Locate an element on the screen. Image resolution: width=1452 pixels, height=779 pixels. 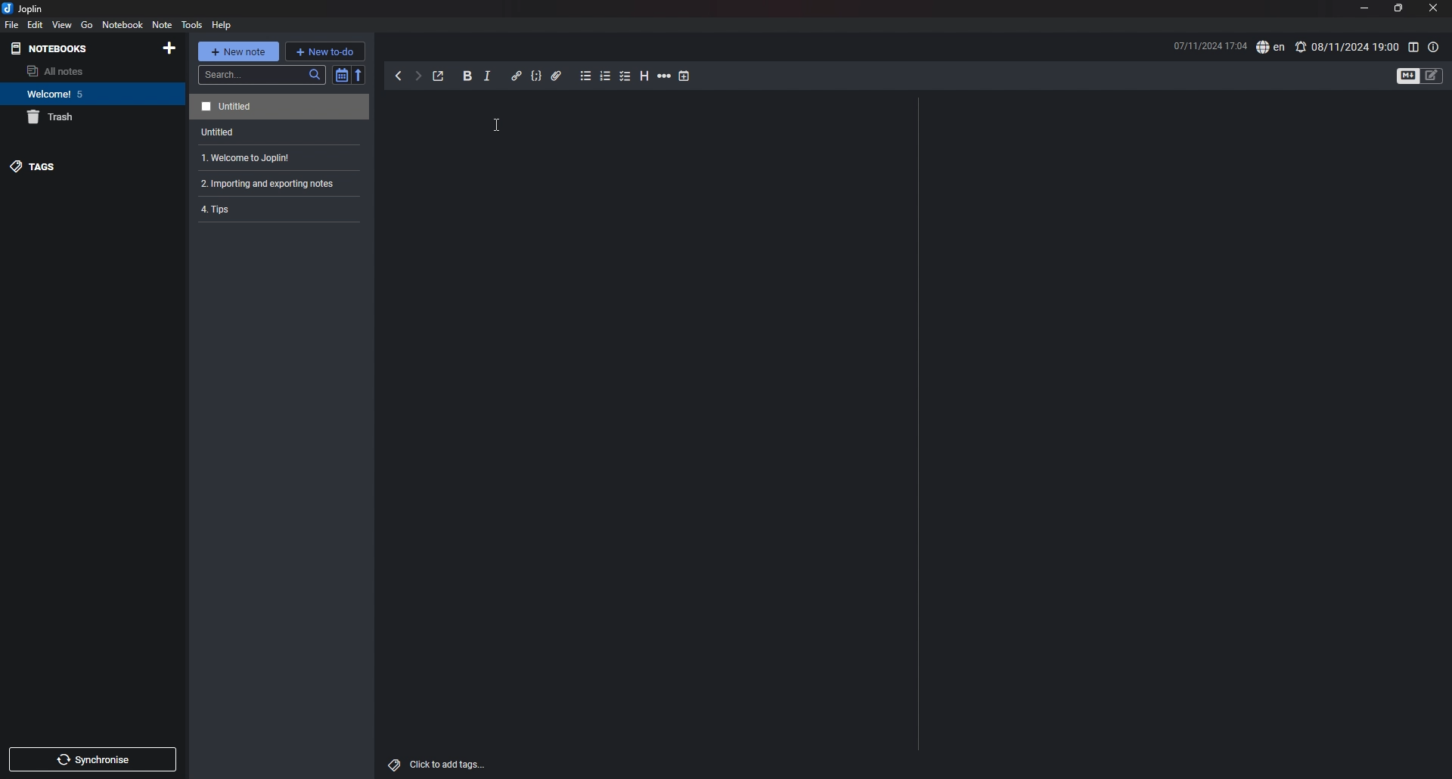
tags is located at coordinates (71, 166).